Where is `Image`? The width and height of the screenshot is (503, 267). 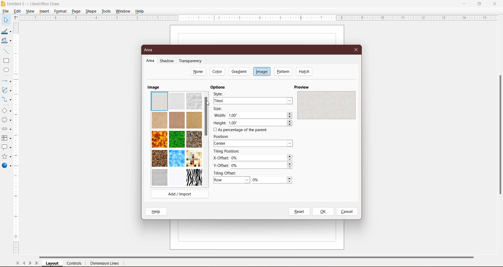 Image is located at coordinates (262, 71).